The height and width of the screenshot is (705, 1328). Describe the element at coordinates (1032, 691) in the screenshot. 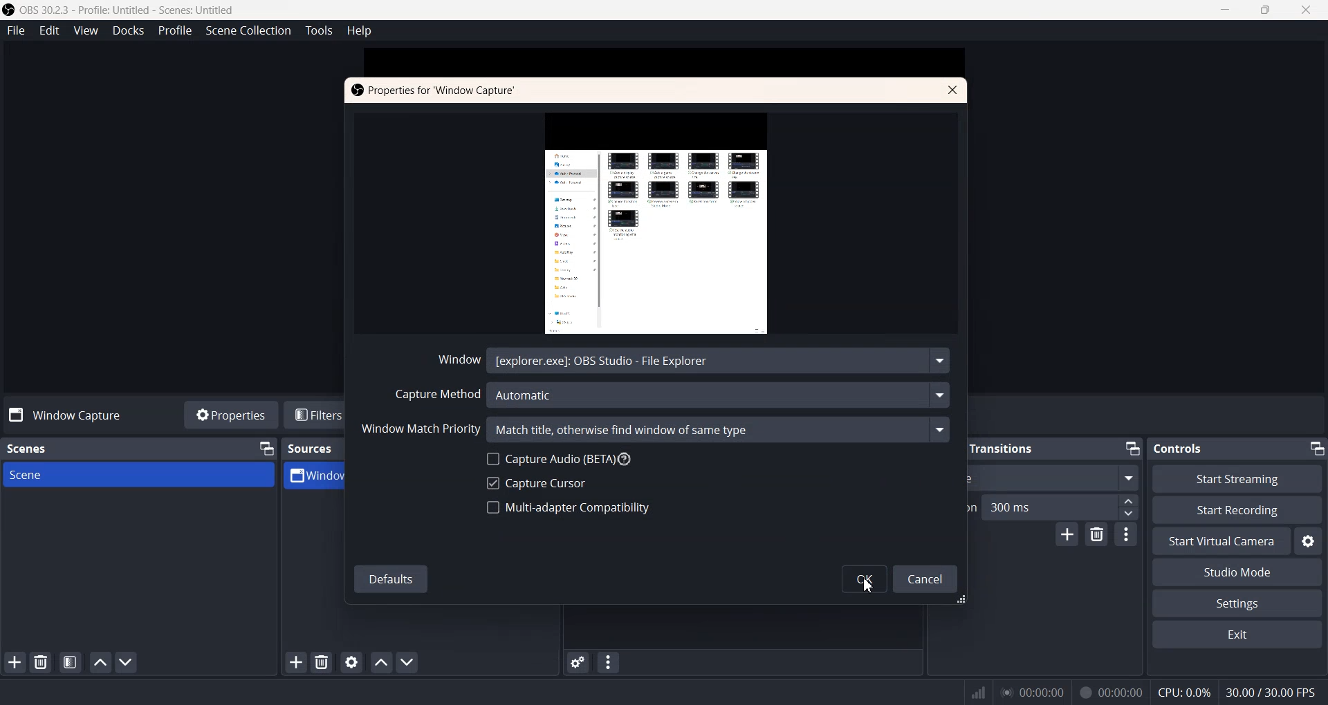

I see `00:00:00` at that location.